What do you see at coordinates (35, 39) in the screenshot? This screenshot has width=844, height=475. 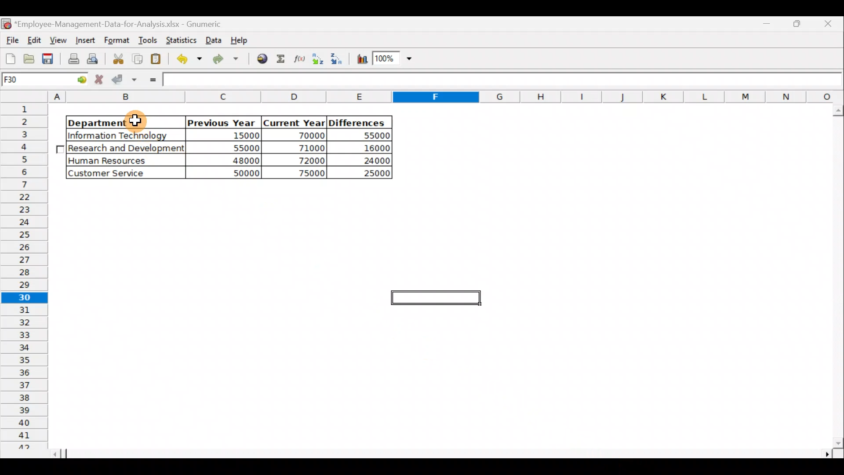 I see `Edit` at bounding box center [35, 39].